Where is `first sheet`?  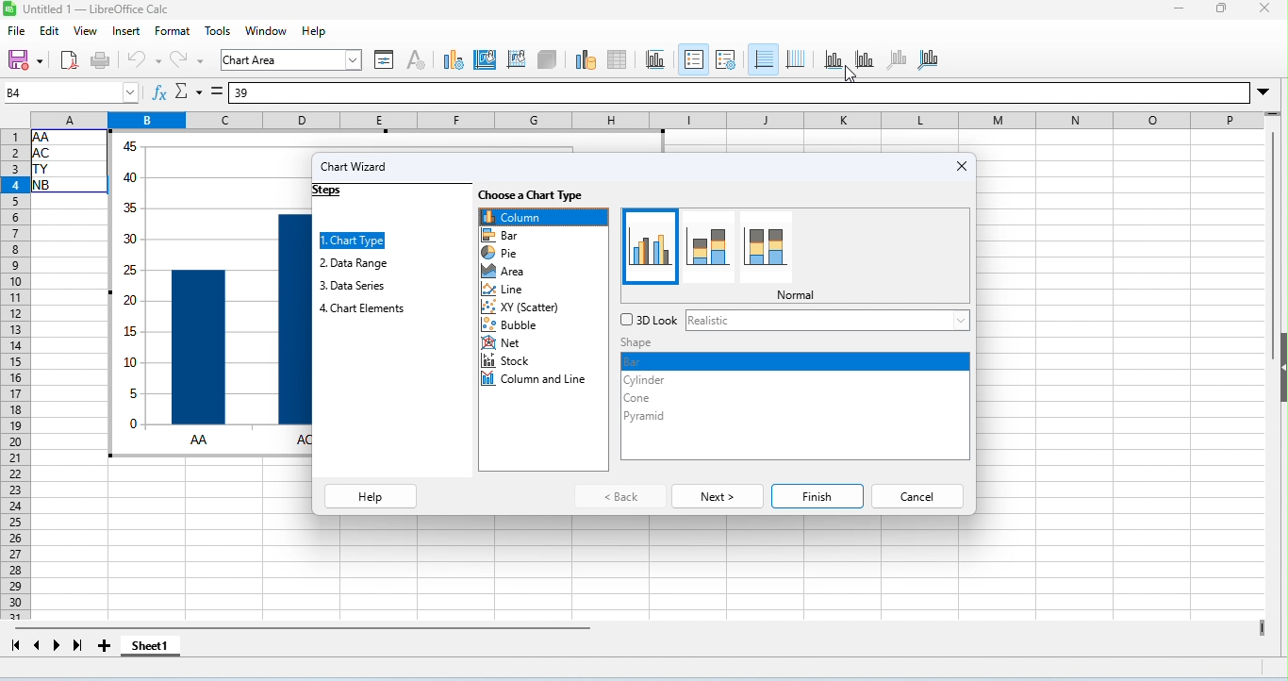
first sheet is located at coordinates (18, 645).